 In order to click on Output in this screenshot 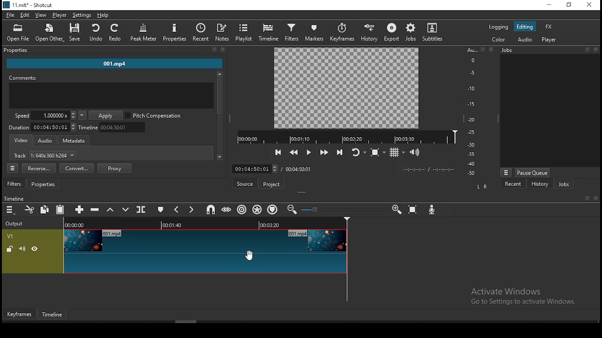, I will do `click(17, 223)`.